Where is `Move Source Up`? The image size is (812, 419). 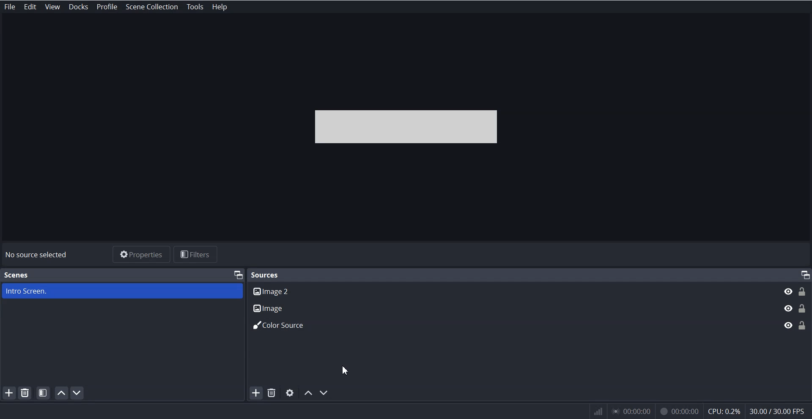 Move Source Up is located at coordinates (308, 393).